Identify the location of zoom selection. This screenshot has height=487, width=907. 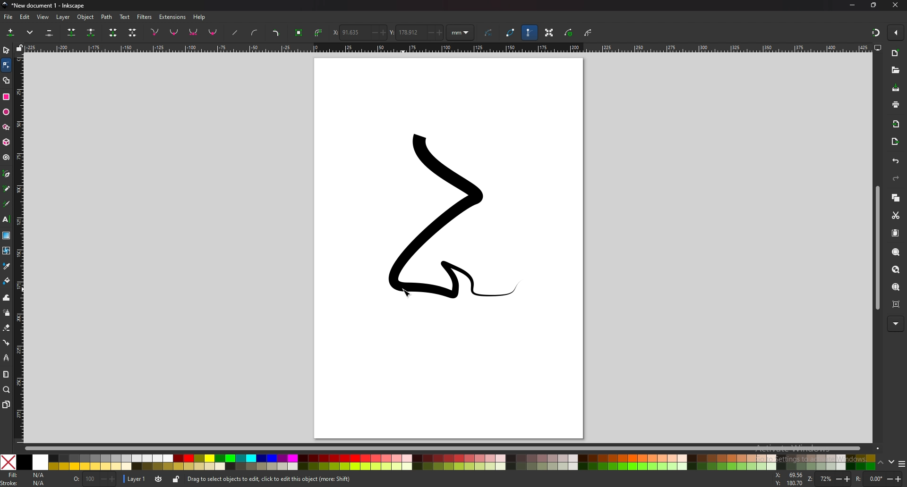
(896, 252).